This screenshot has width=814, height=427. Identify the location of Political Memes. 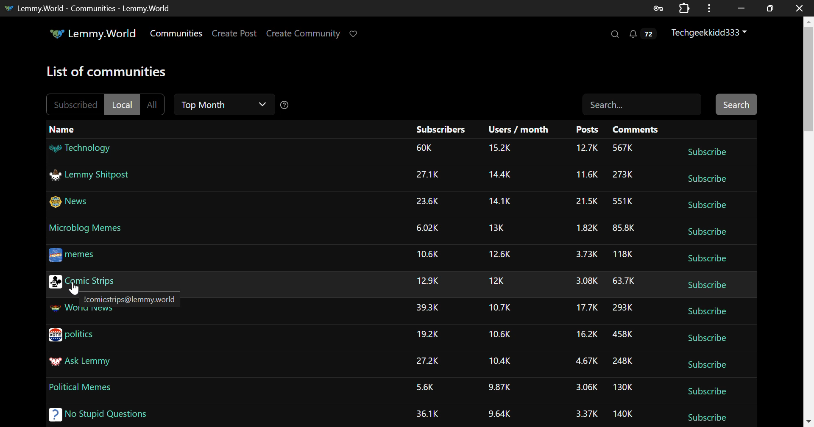
(87, 389).